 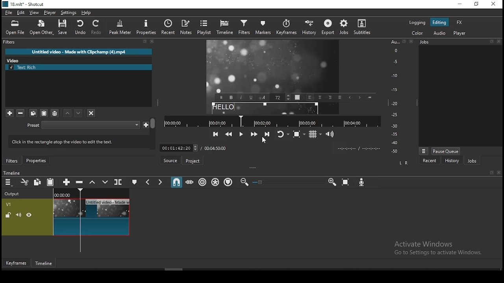 I want to click on ripple all tracks, so click(x=215, y=182).